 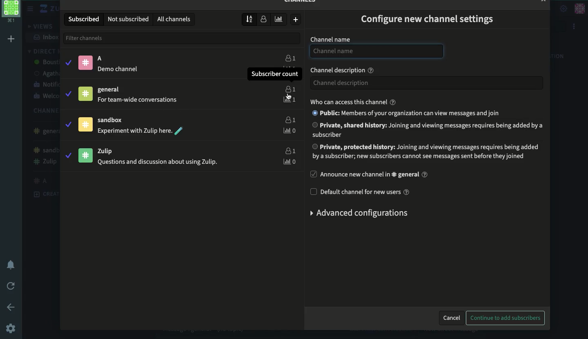 I want to click on announce new channel in general, so click(x=371, y=175).